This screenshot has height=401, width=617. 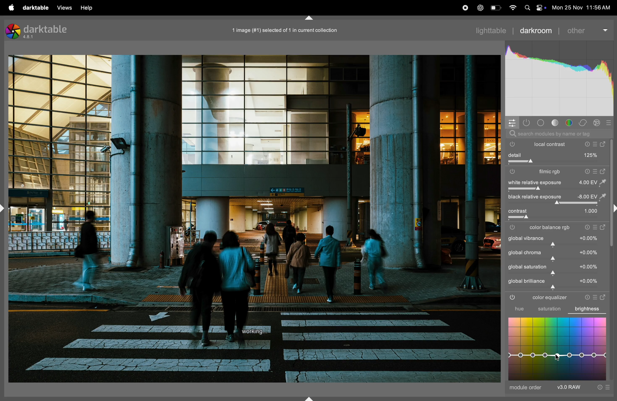 I want to click on correct, so click(x=584, y=122).